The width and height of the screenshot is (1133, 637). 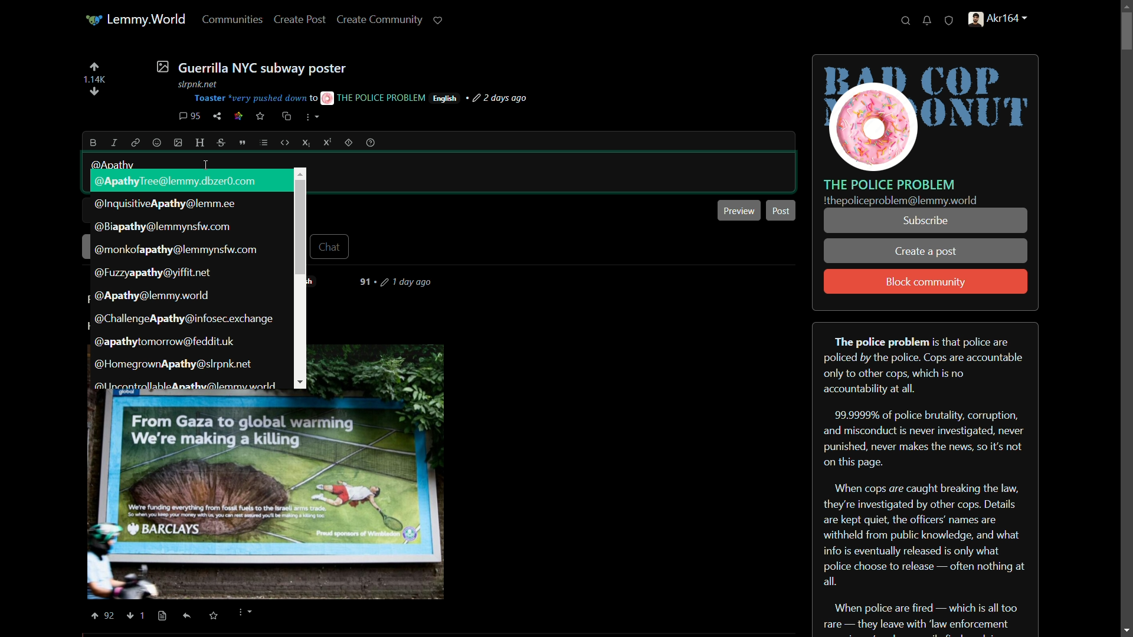 I want to click on post-title, so click(x=251, y=67).